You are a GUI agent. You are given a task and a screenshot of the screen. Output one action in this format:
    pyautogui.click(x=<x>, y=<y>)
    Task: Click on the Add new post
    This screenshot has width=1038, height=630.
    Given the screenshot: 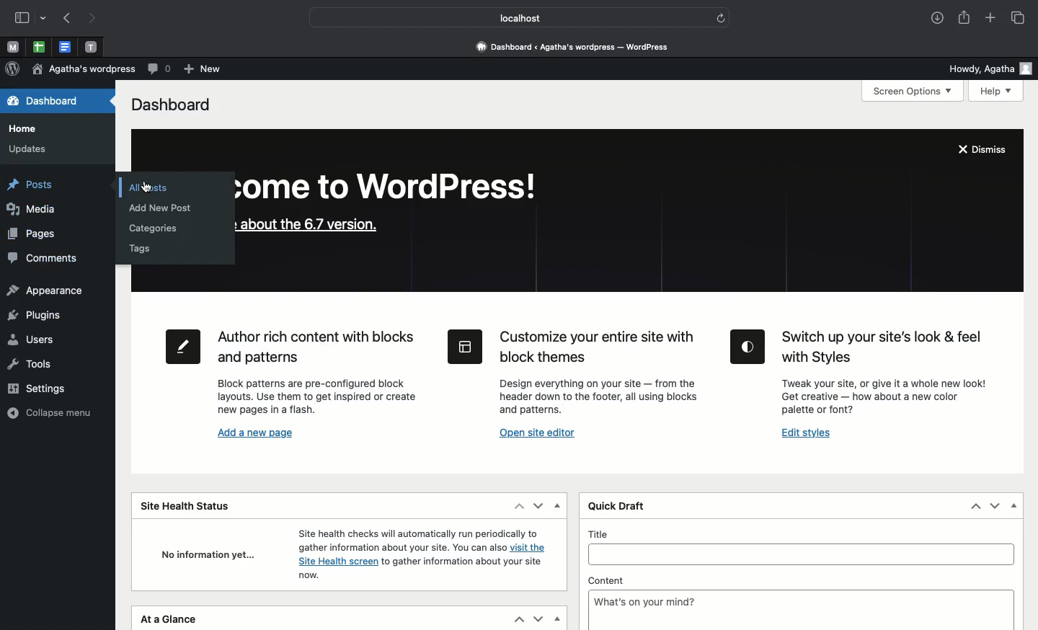 What is the action you would take?
    pyautogui.click(x=167, y=208)
    